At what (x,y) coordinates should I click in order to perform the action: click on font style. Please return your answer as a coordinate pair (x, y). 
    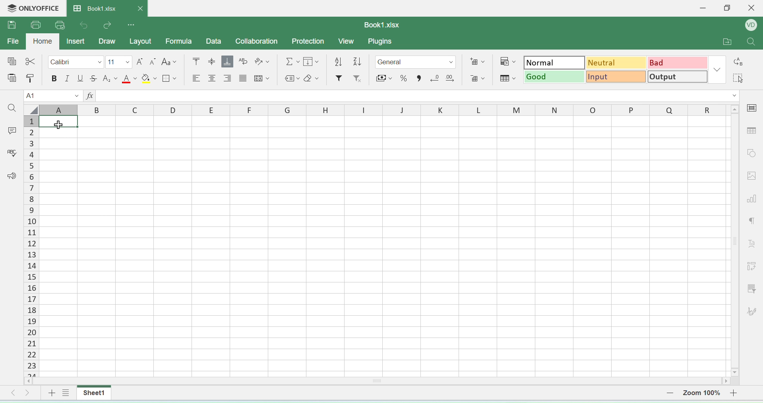
    Looking at the image, I should click on (172, 62).